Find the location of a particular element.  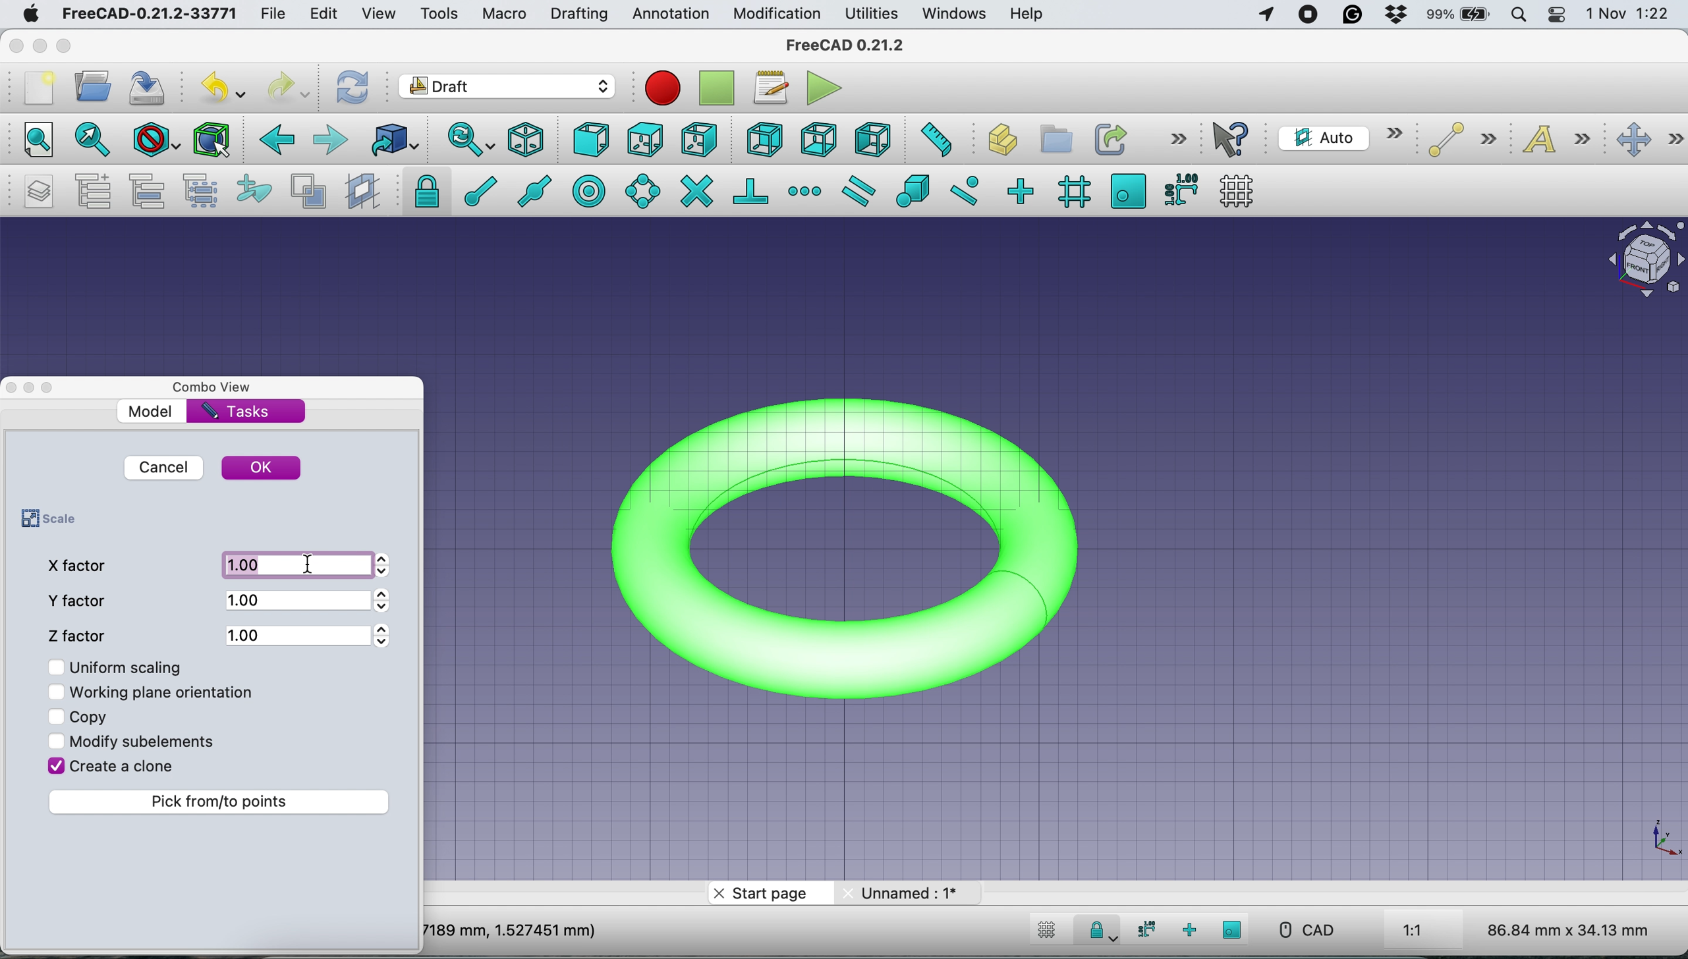

current working plane is located at coordinates (1339, 137).